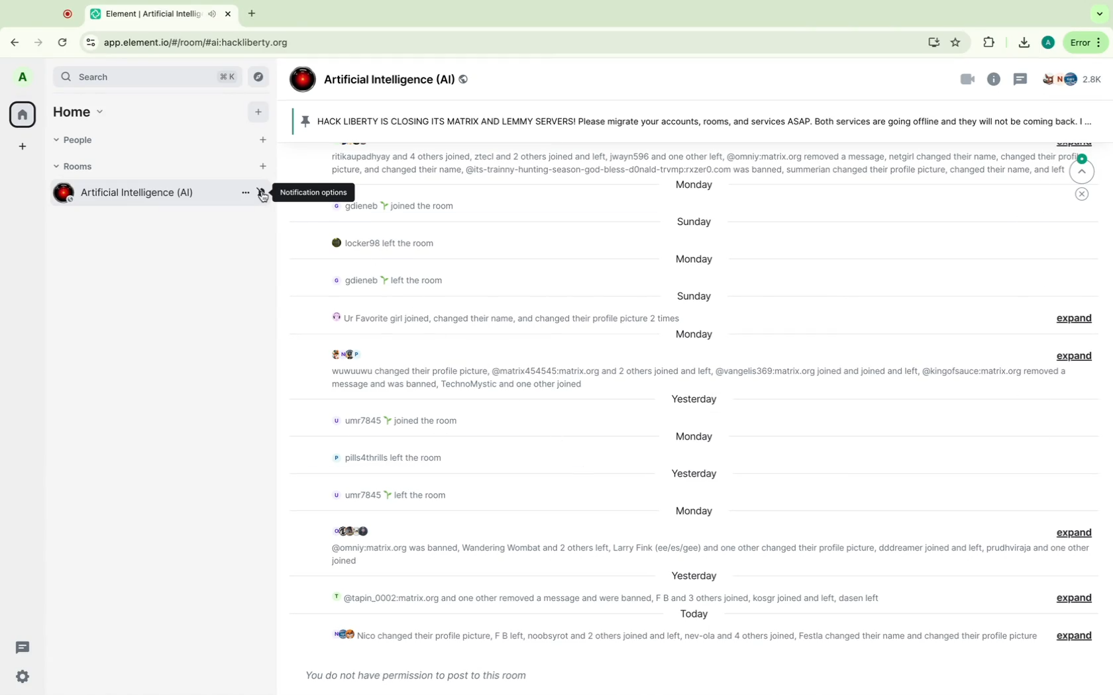  I want to click on message, so click(397, 207).